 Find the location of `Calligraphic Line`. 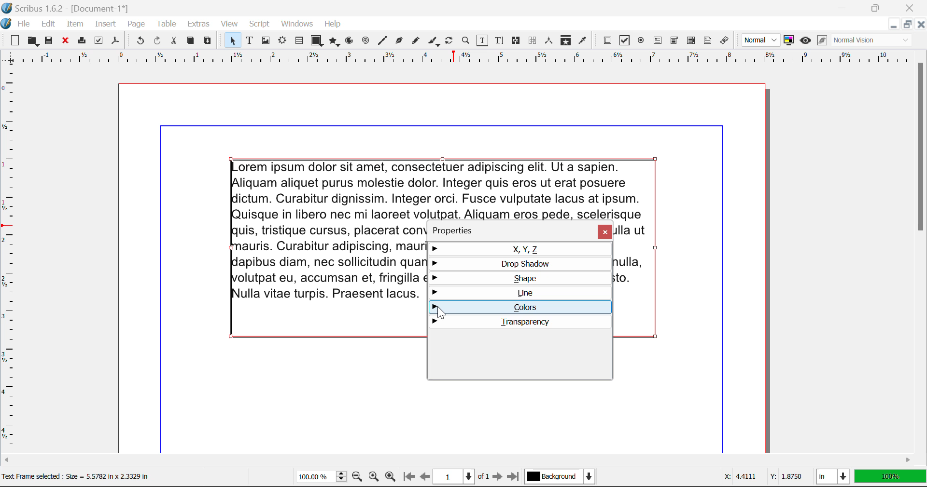

Calligraphic Line is located at coordinates (435, 42).